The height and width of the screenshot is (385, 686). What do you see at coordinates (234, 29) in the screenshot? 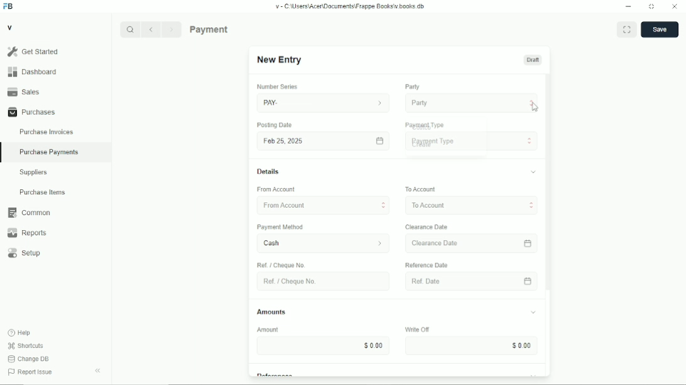
I see `Purchase Payments` at bounding box center [234, 29].